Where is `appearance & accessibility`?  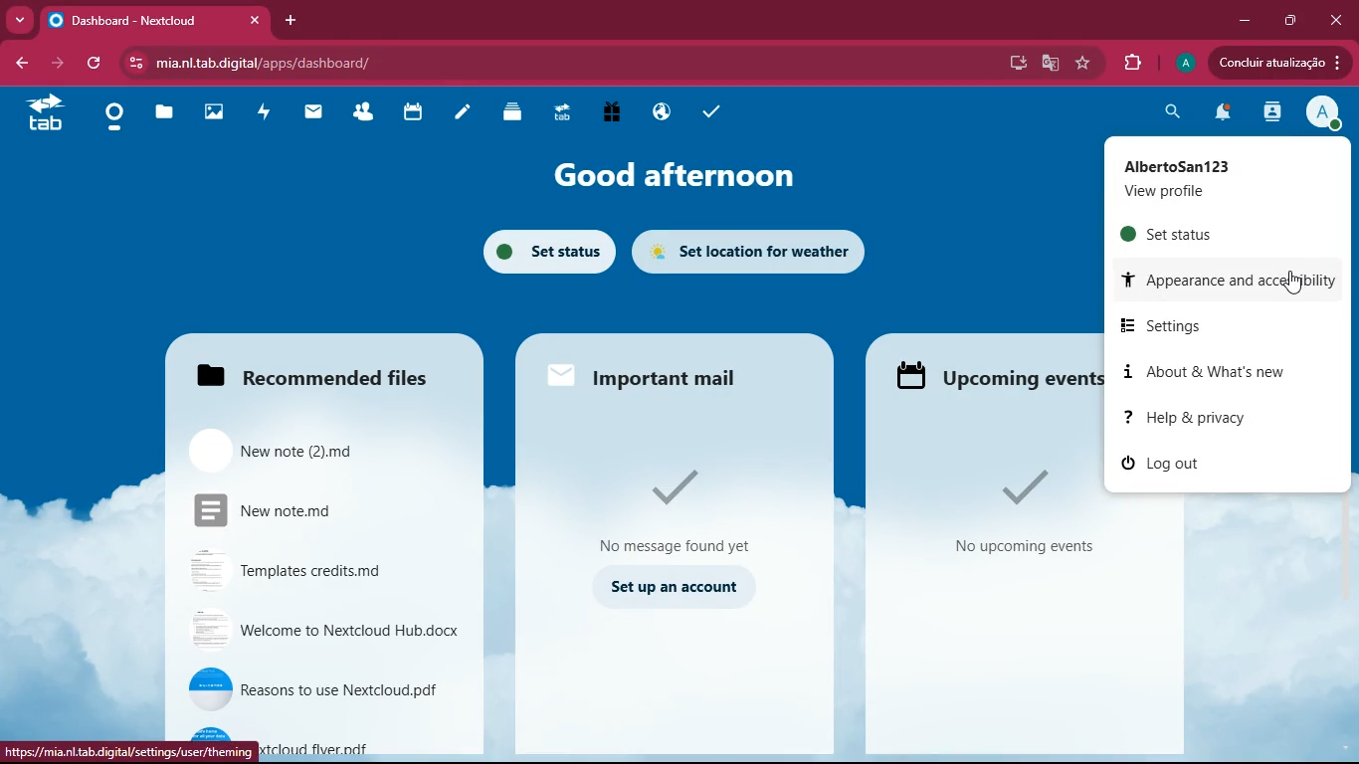 appearance & accessibility is located at coordinates (1228, 280).